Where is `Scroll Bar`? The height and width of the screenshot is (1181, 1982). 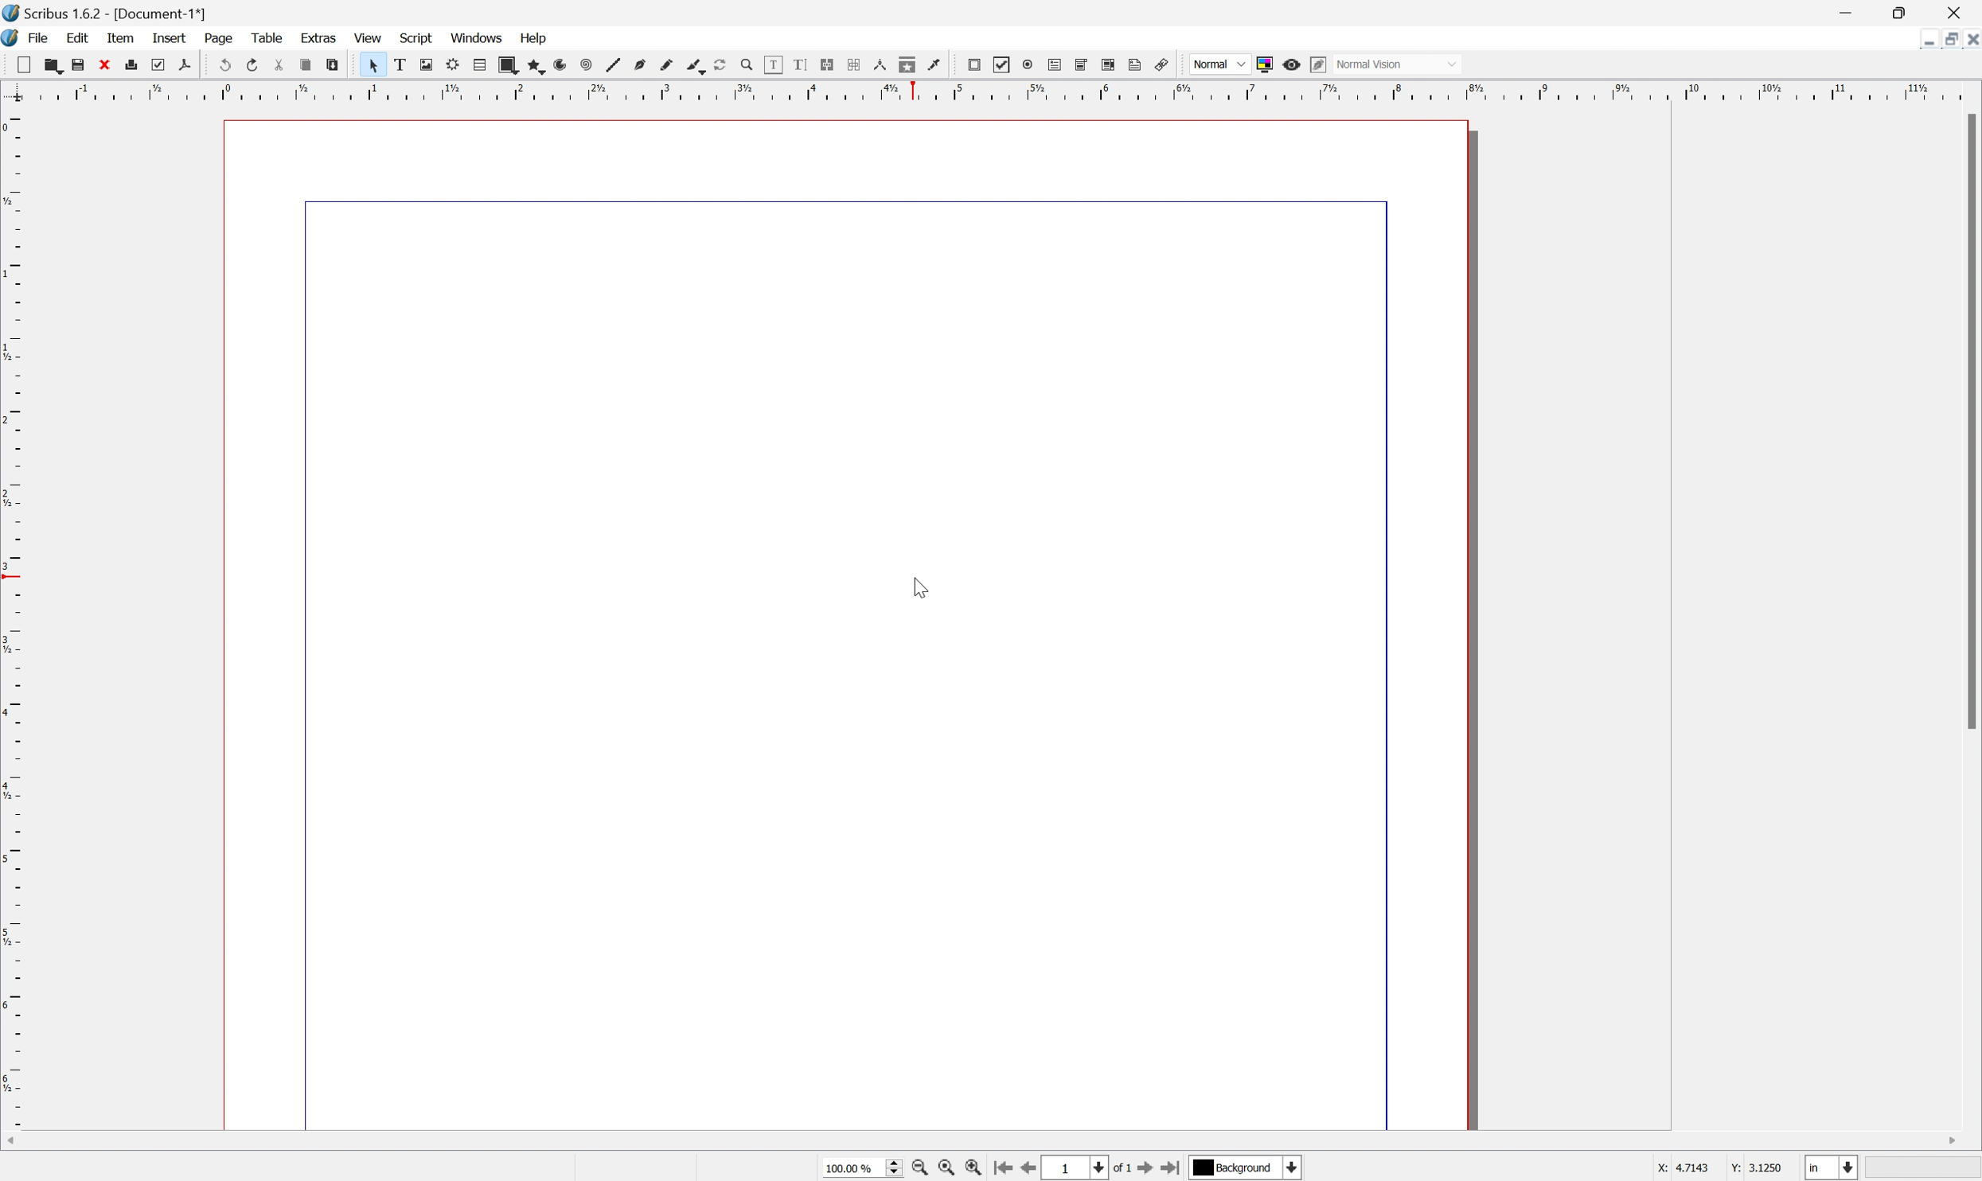 Scroll Bar is located at coordinates (1969, 420).